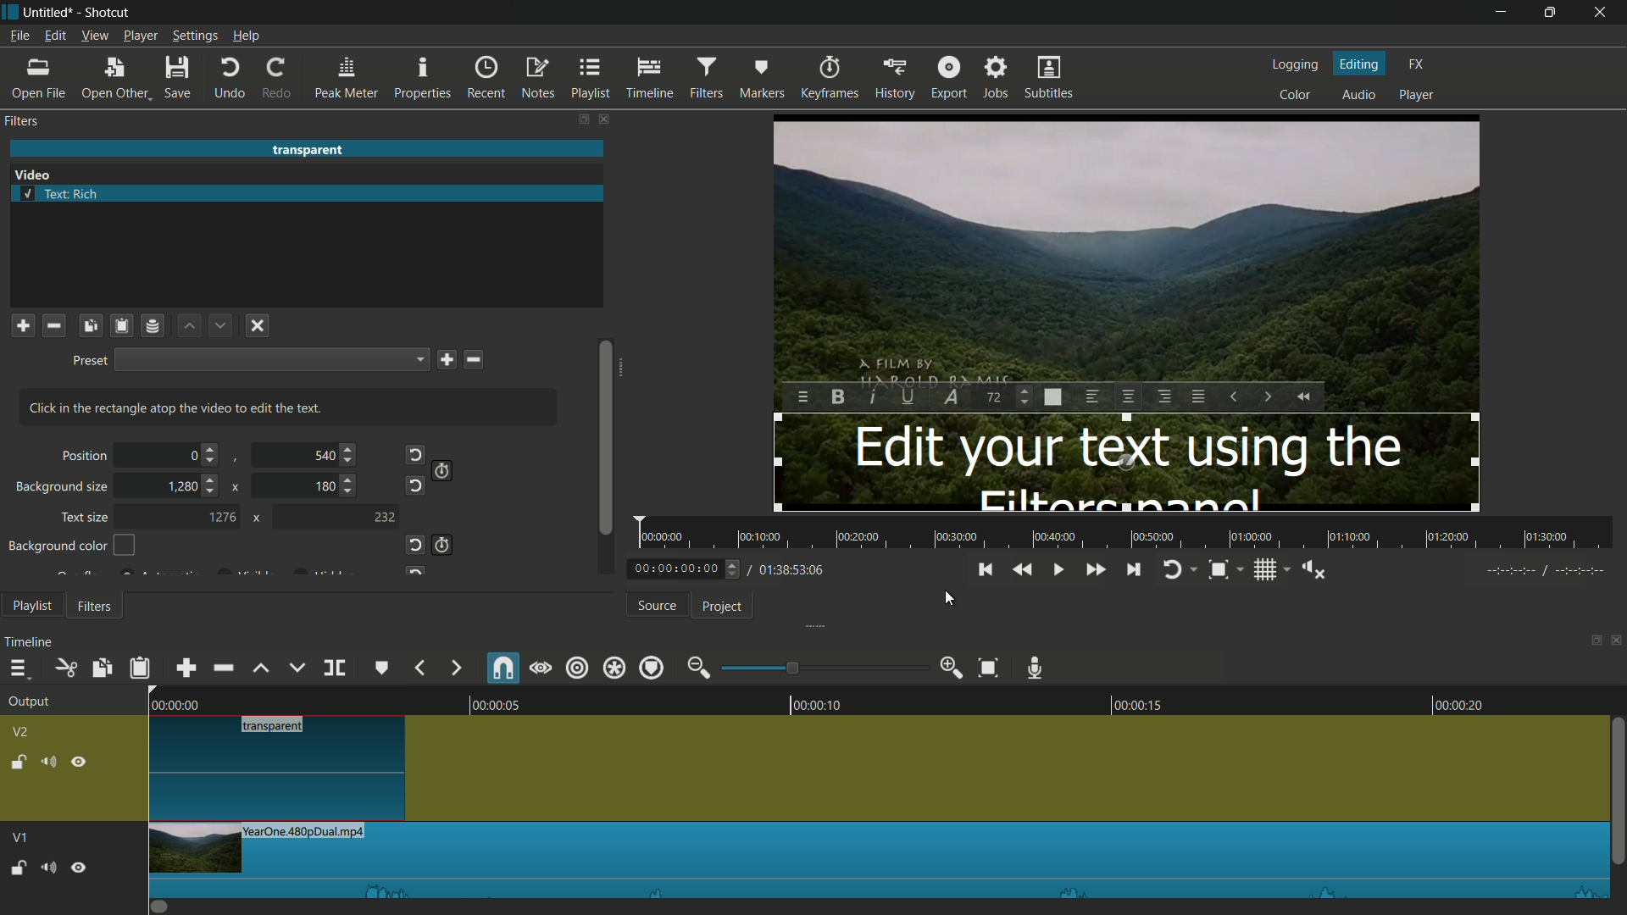  I want to click on zoom, so click(1053, 397).